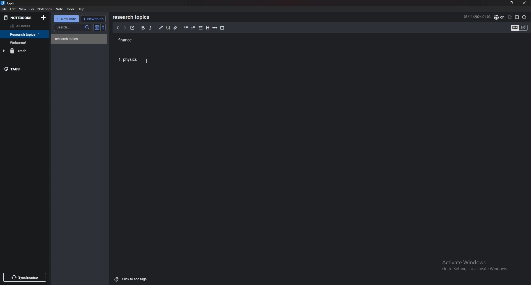 The image size is (531, 285). What do you see at coordinates (4, 9) in the screenshot?
I see `file` at bounding box center [4, 9].